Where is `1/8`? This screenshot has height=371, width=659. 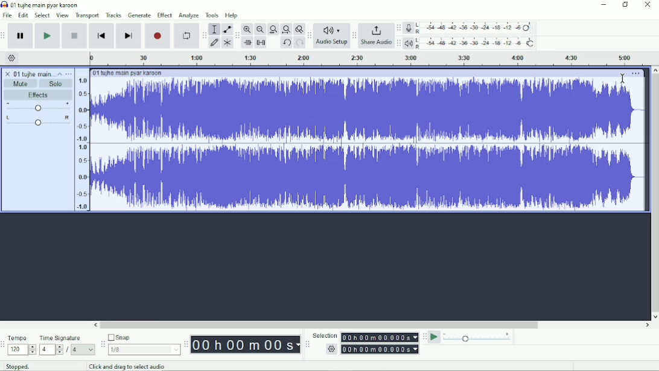 1/8 is located at coordinates (145, 349).